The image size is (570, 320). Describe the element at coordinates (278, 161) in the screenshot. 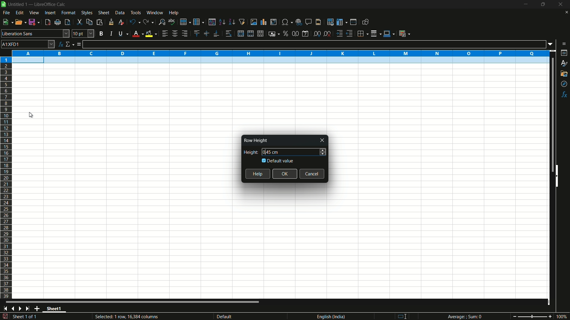

I see `default value` at that location.